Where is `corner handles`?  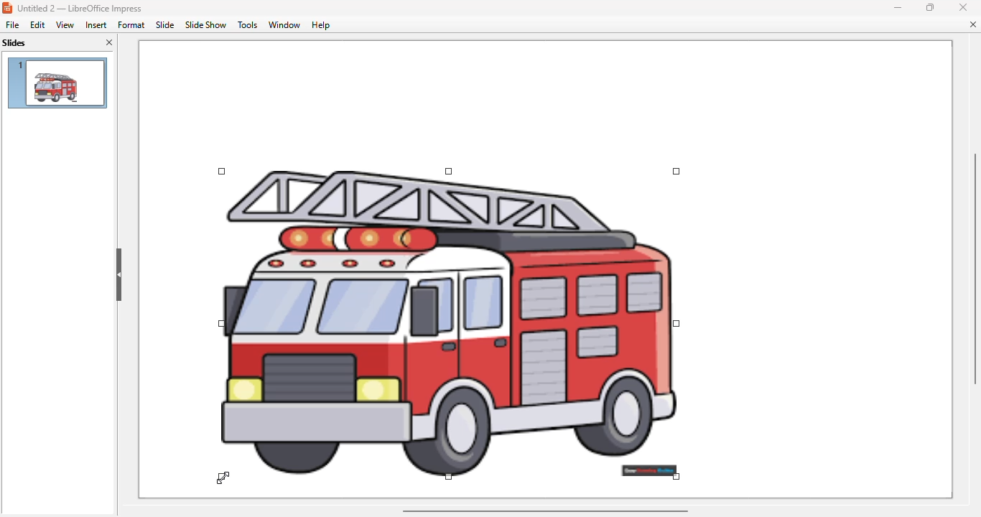 corner handles is located at coordinates (677, 324).